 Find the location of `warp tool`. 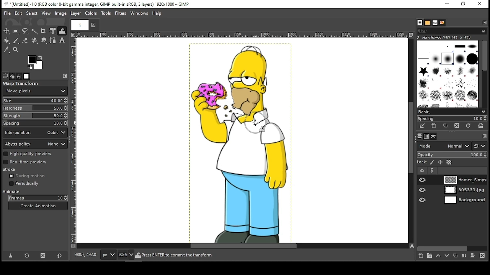

warp tool is located at coordinates (62, 31).